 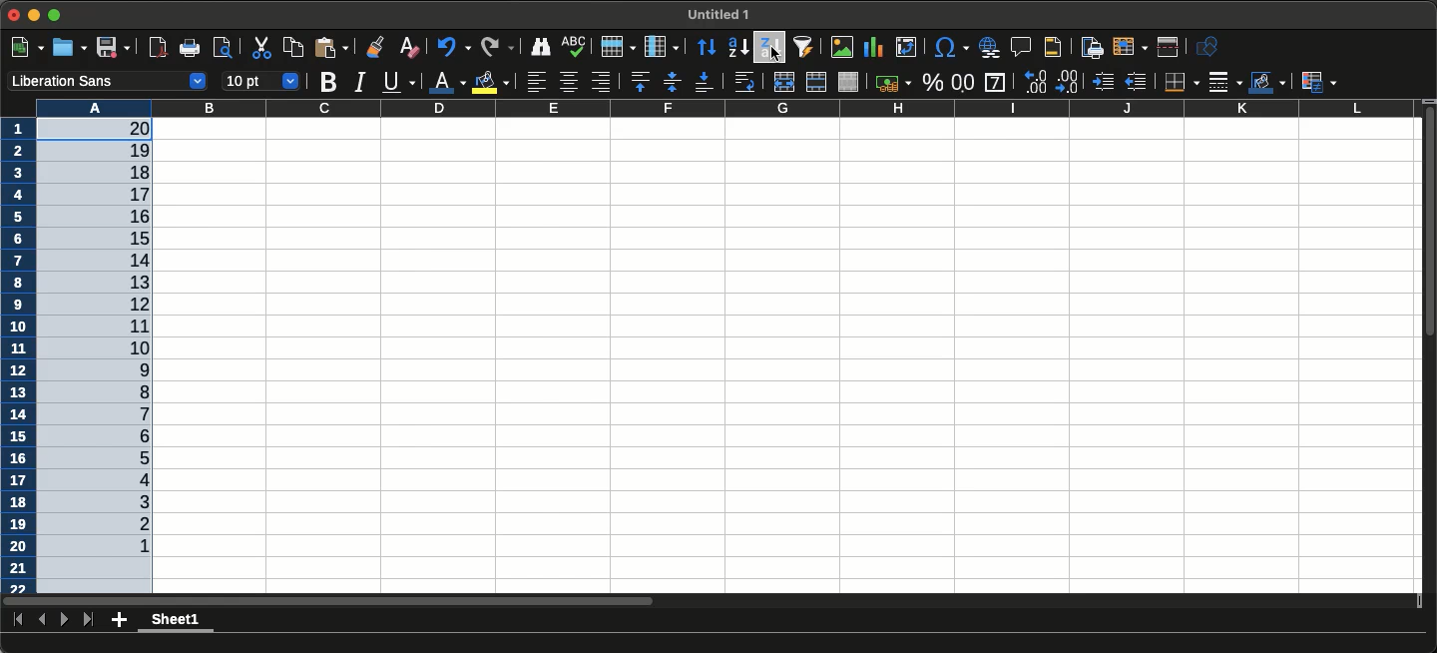 What do you see at coordinates (638, 81) in the screenshot?
I see `Align top` at bounding box center [638, 81].